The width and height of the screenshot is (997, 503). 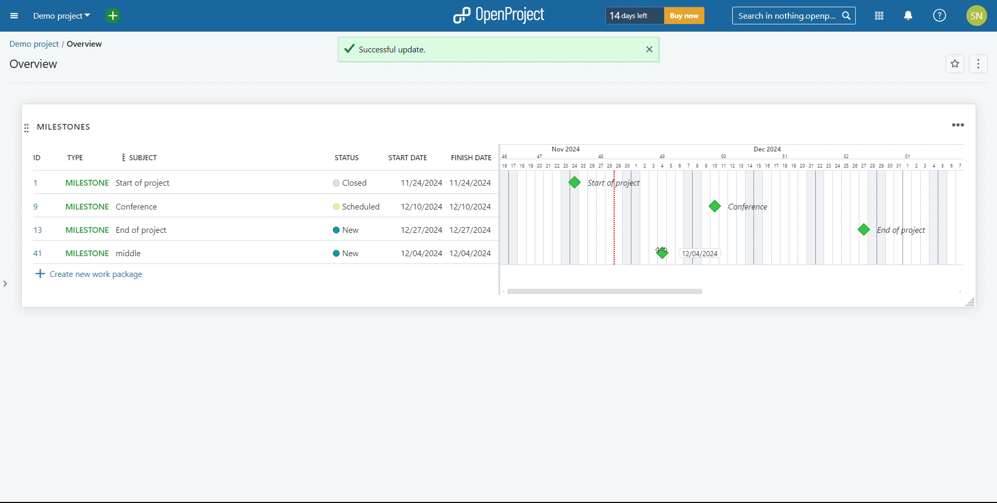 What do you see at coordinates (978, 16) in the screenshot?
I see `account` at bounding box center [978, 16].